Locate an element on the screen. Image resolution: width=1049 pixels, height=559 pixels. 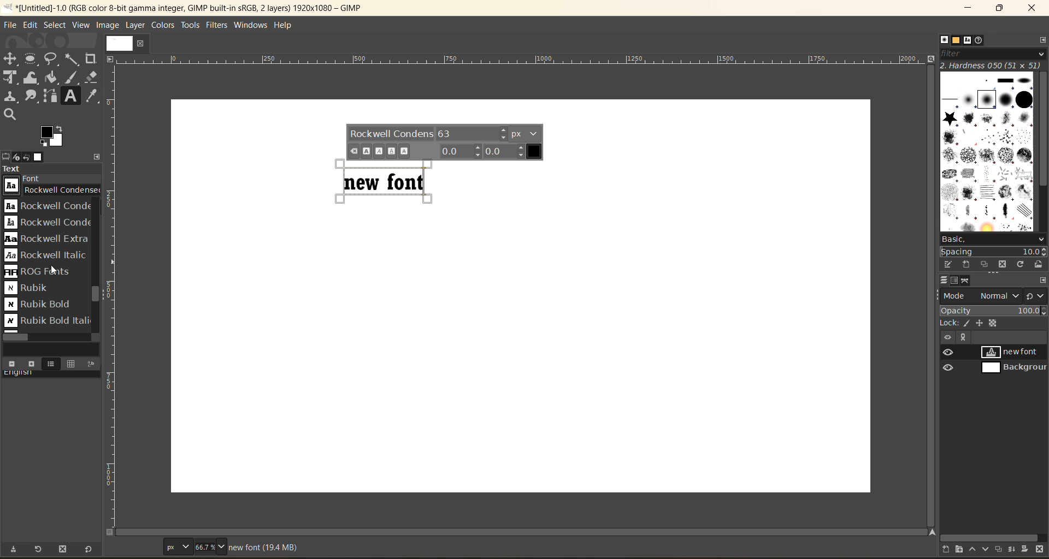
channels is located at coordinates (957, 281).